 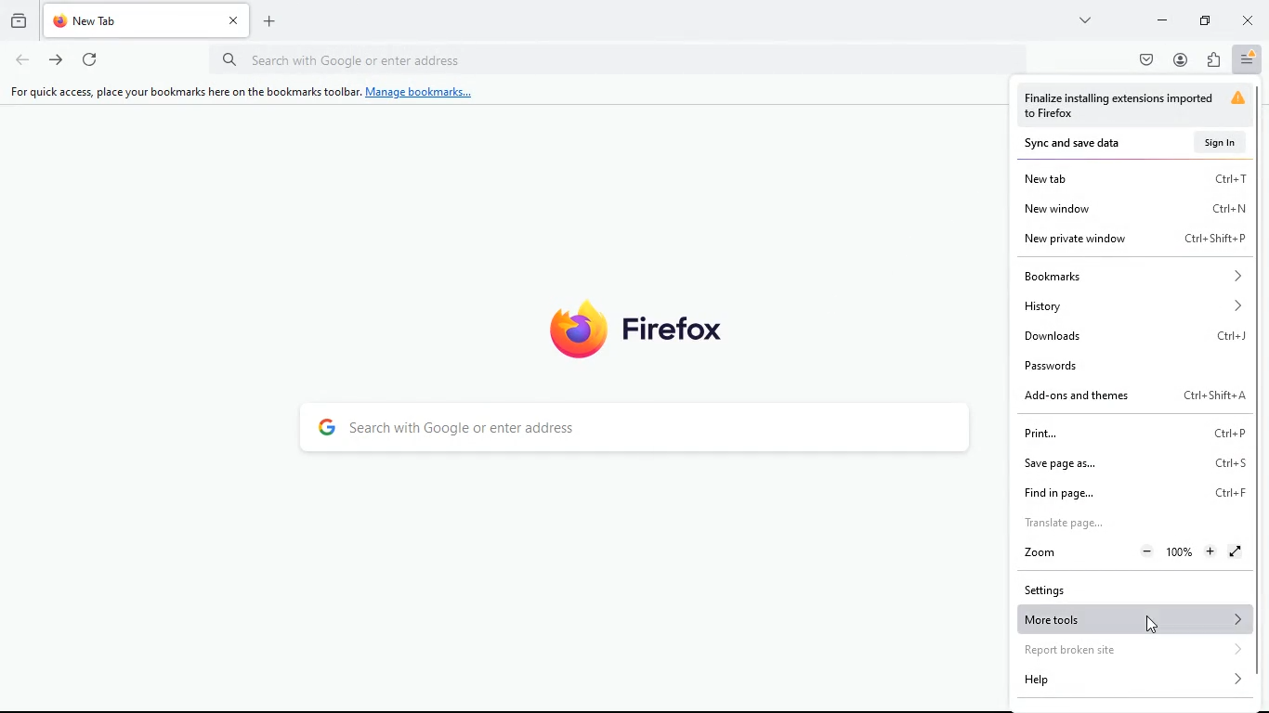 What do you see at coordinates (1132, 681) in the screenshot?
I see `help` at bounding box center [1132, 681].